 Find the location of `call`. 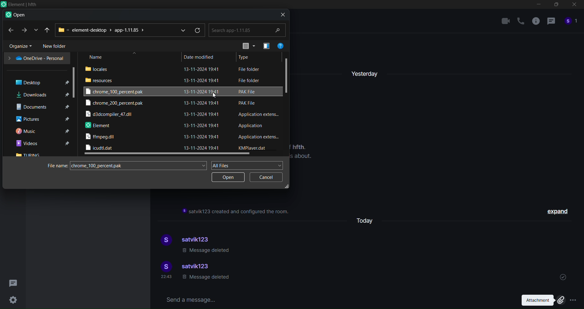

call is located at coordinates (521, 21).